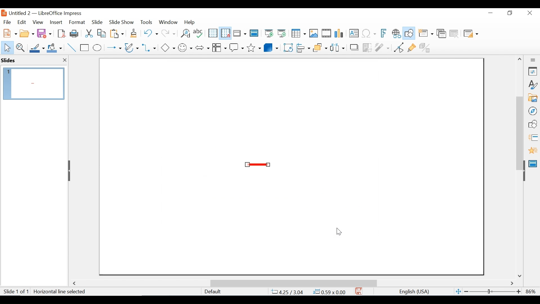 Image resolution: width=540 pixels, height=304 pixels. Describe the element at coordinates (398, 47) in the screenshot. I see `Toggle point Endpoint` at that location.